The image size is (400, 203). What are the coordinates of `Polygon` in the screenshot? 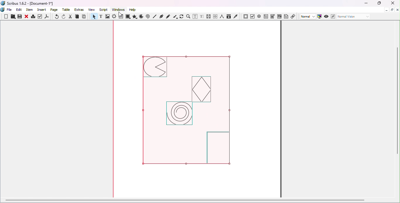 It's located at (134, 17).